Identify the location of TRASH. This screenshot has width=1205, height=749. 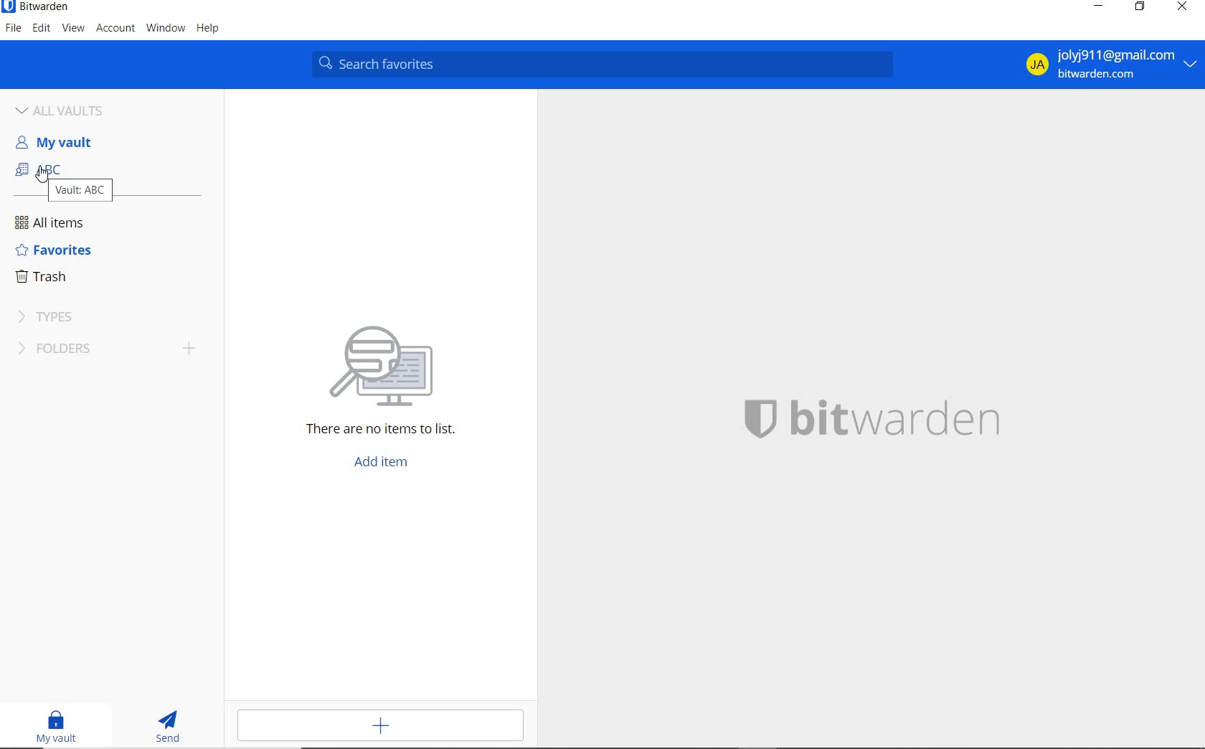
(49, 277).